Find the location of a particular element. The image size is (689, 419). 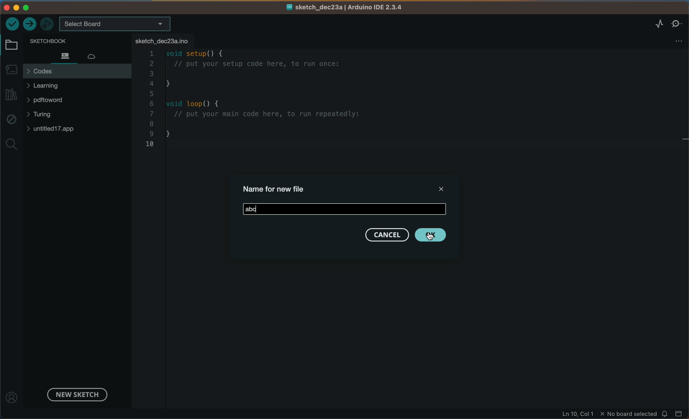

file tab is located at coordinates (163, 40).